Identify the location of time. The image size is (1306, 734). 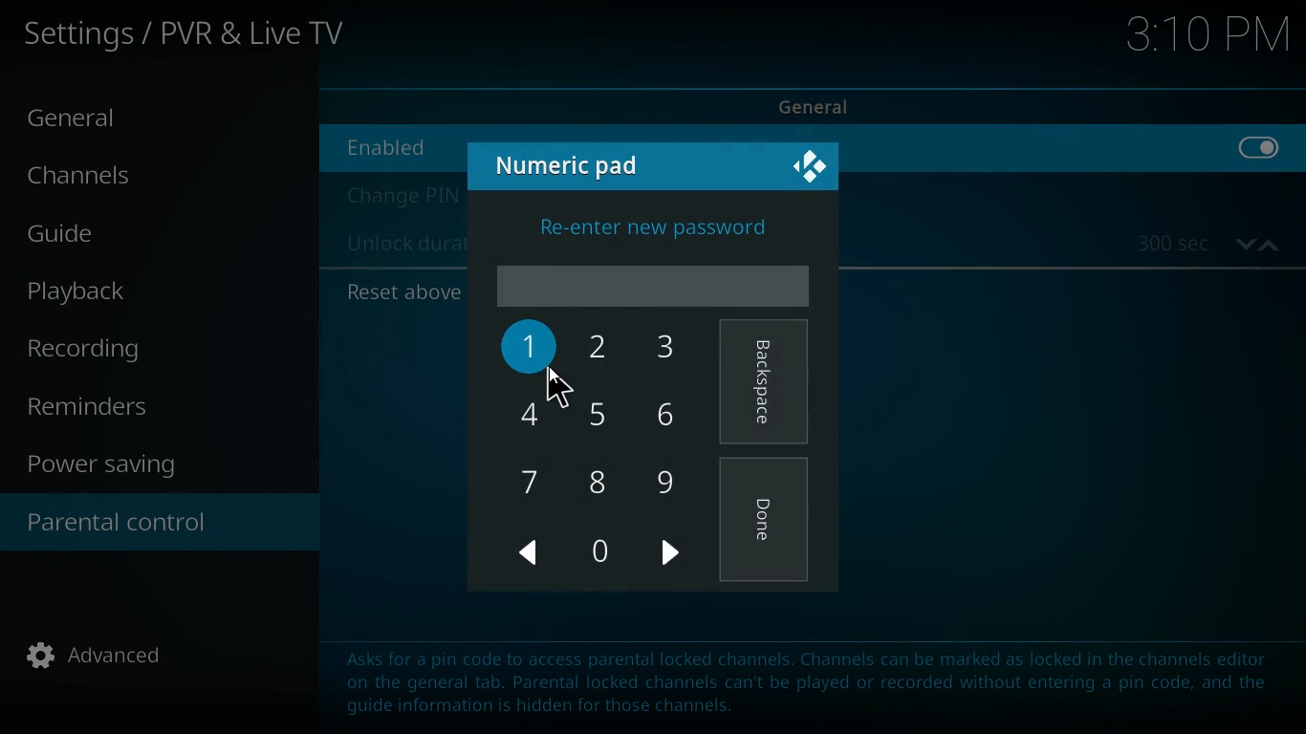
(1208, 38).